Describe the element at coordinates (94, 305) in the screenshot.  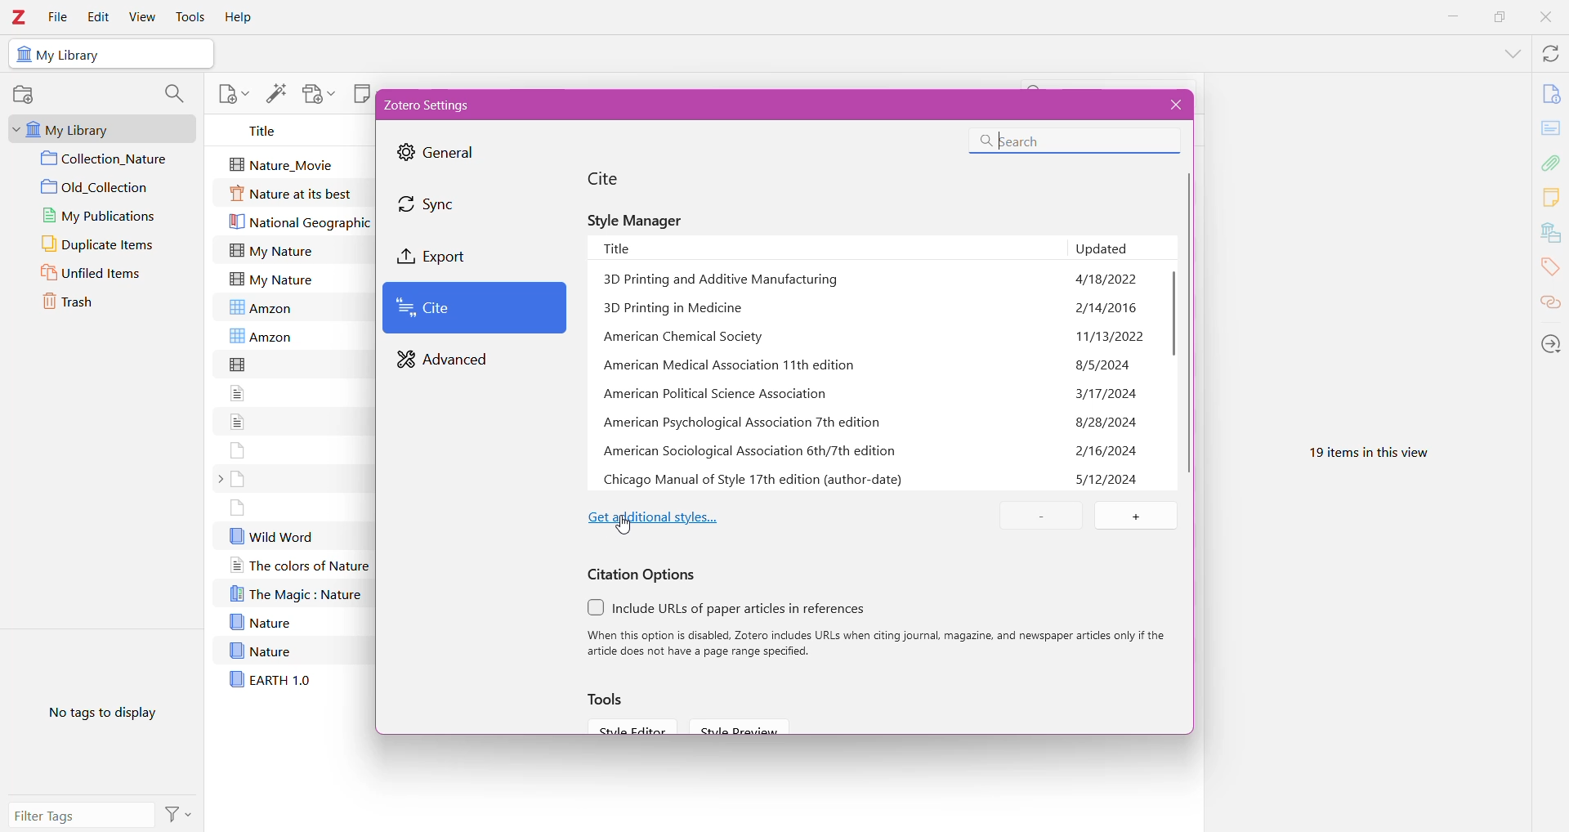
I see `Trash` at that location.